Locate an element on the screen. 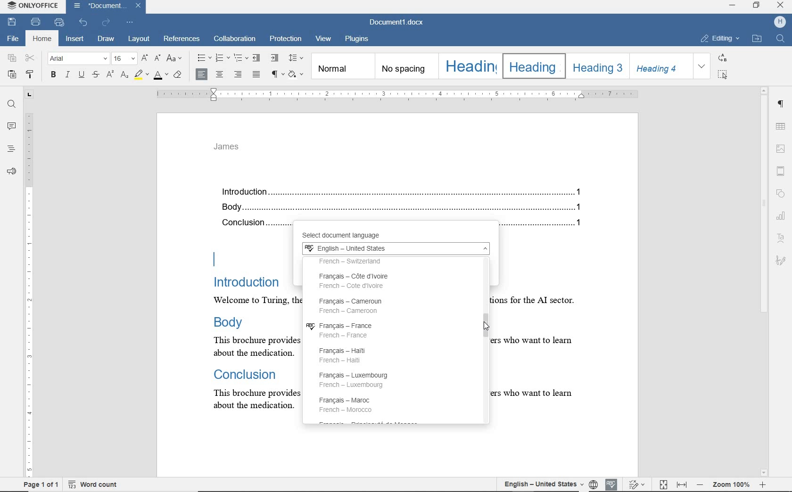  home is located at coordinates (41, 39).